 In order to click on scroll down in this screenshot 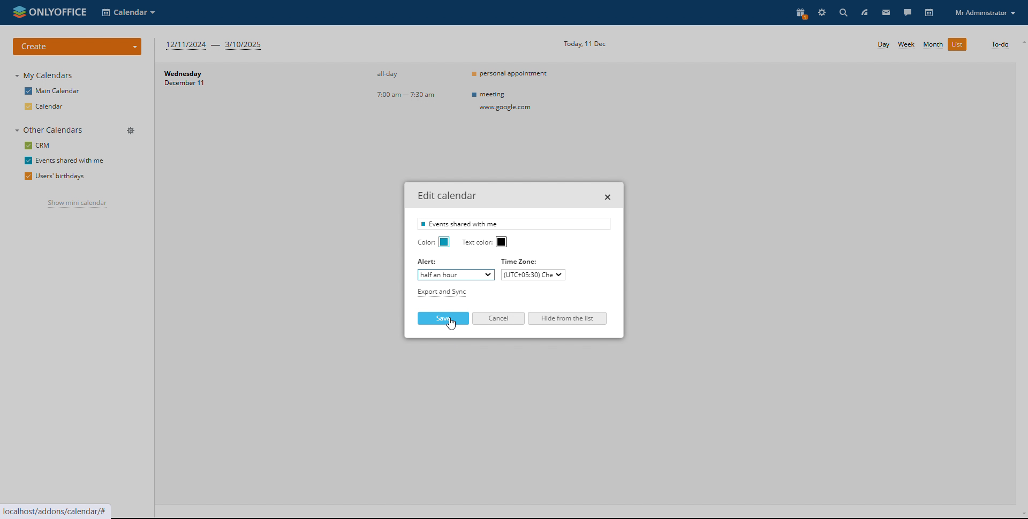, I will do `click(1022, 515)`.